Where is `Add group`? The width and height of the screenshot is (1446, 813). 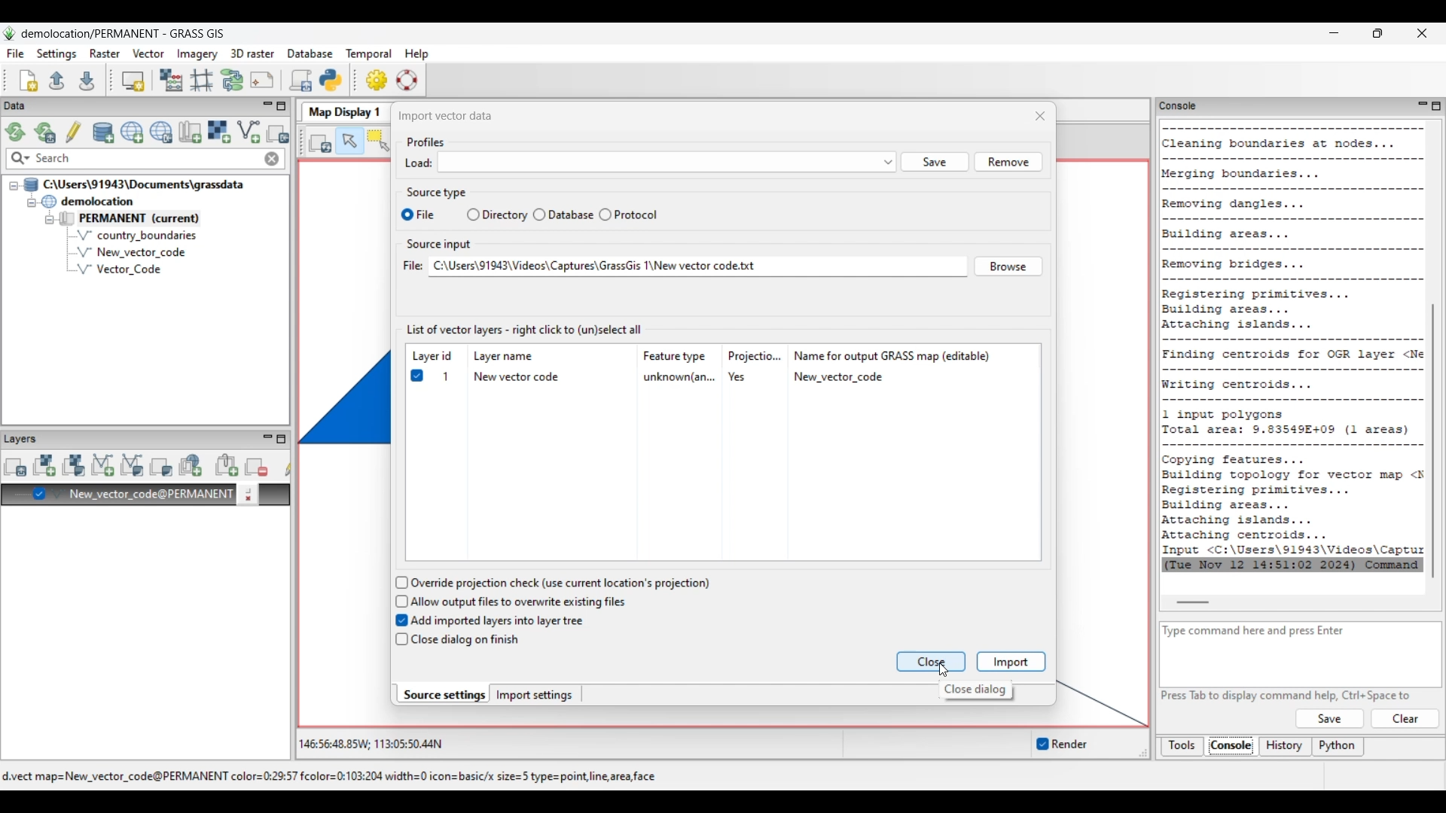 Add group is located at coordinates (227, 465).